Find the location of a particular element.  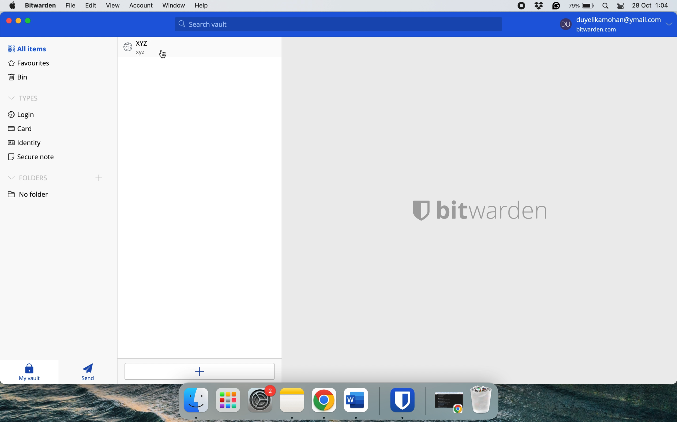

my vault is located at coordinates (33, 373).